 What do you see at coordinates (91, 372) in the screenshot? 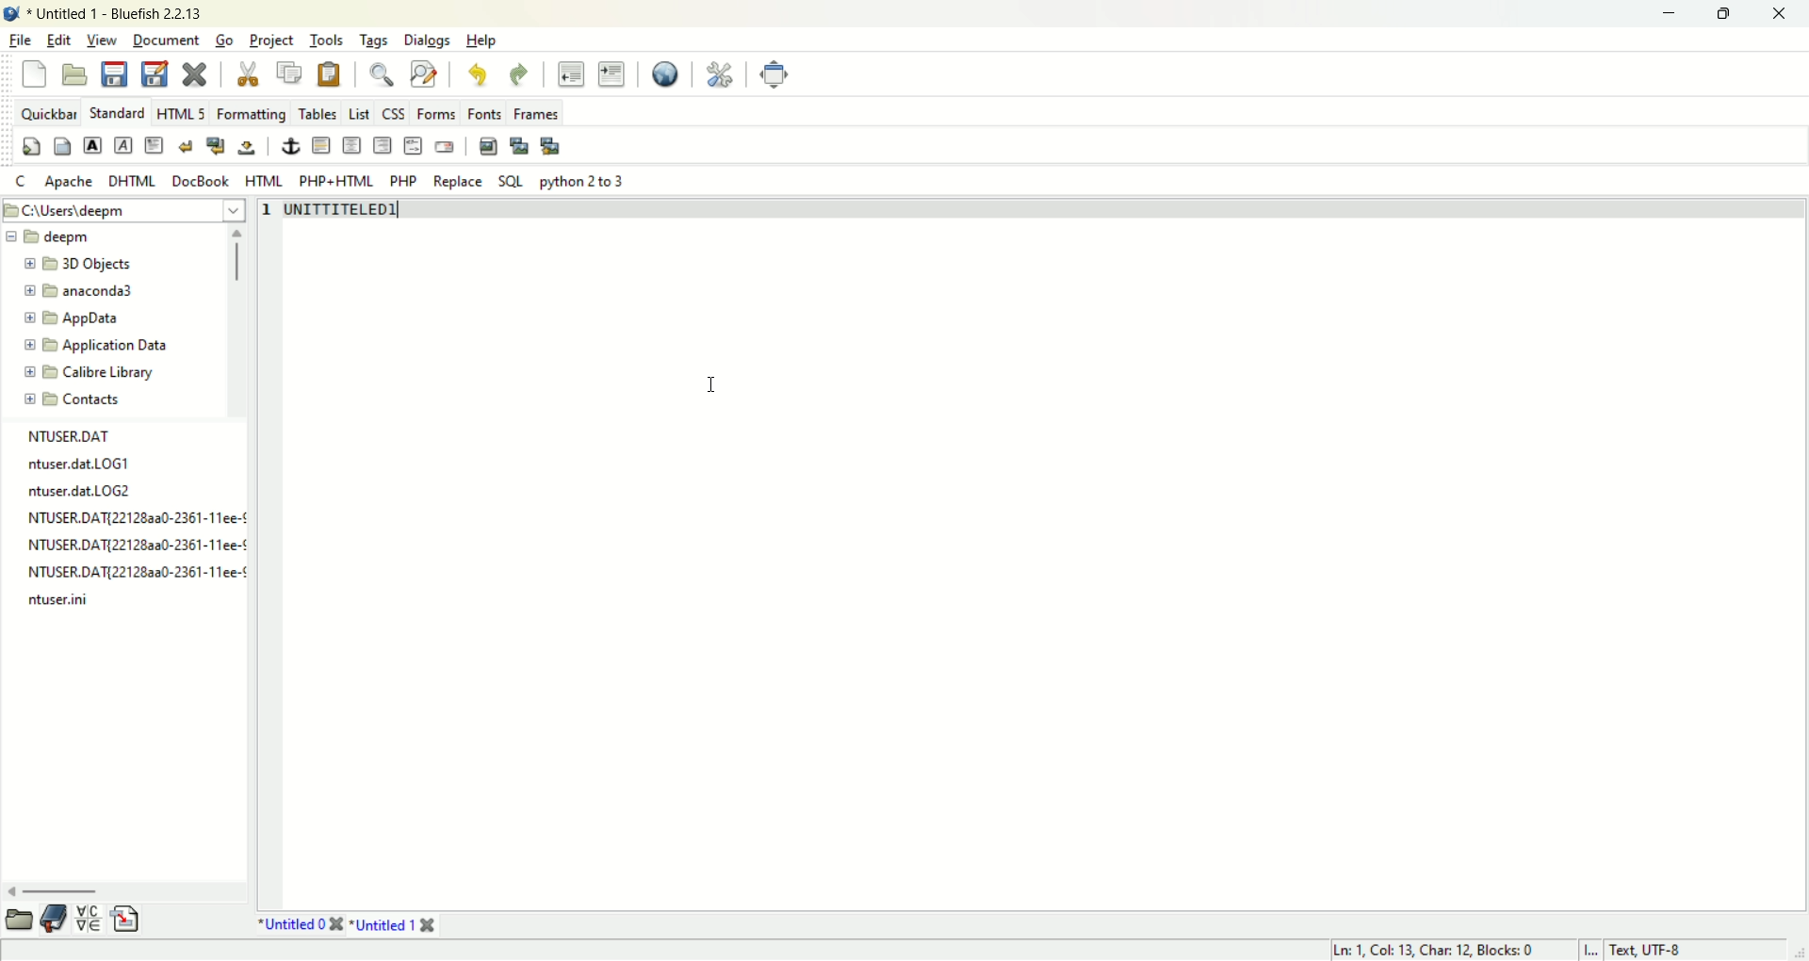
I see `calibre library` at bounding box center [91, 372].